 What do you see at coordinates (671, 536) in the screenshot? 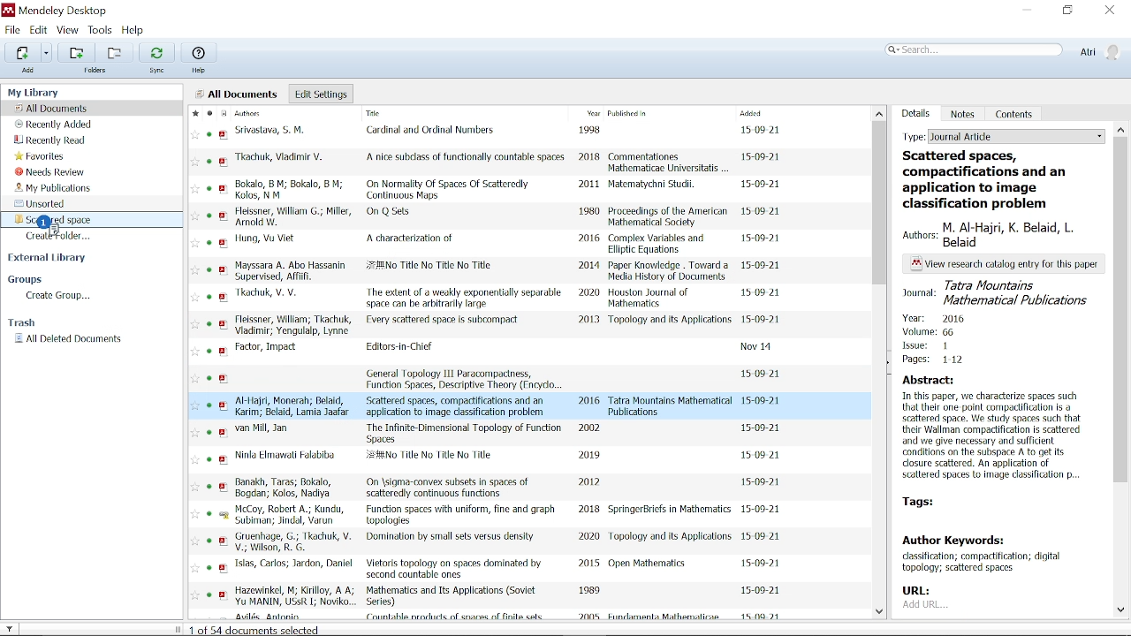
I see `Topology and its Applications` at bounding box center [671, 536].